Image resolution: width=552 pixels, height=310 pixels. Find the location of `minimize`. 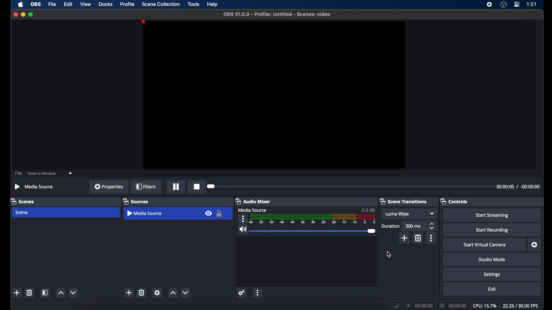

minimize is located at coordinates (23, 14).